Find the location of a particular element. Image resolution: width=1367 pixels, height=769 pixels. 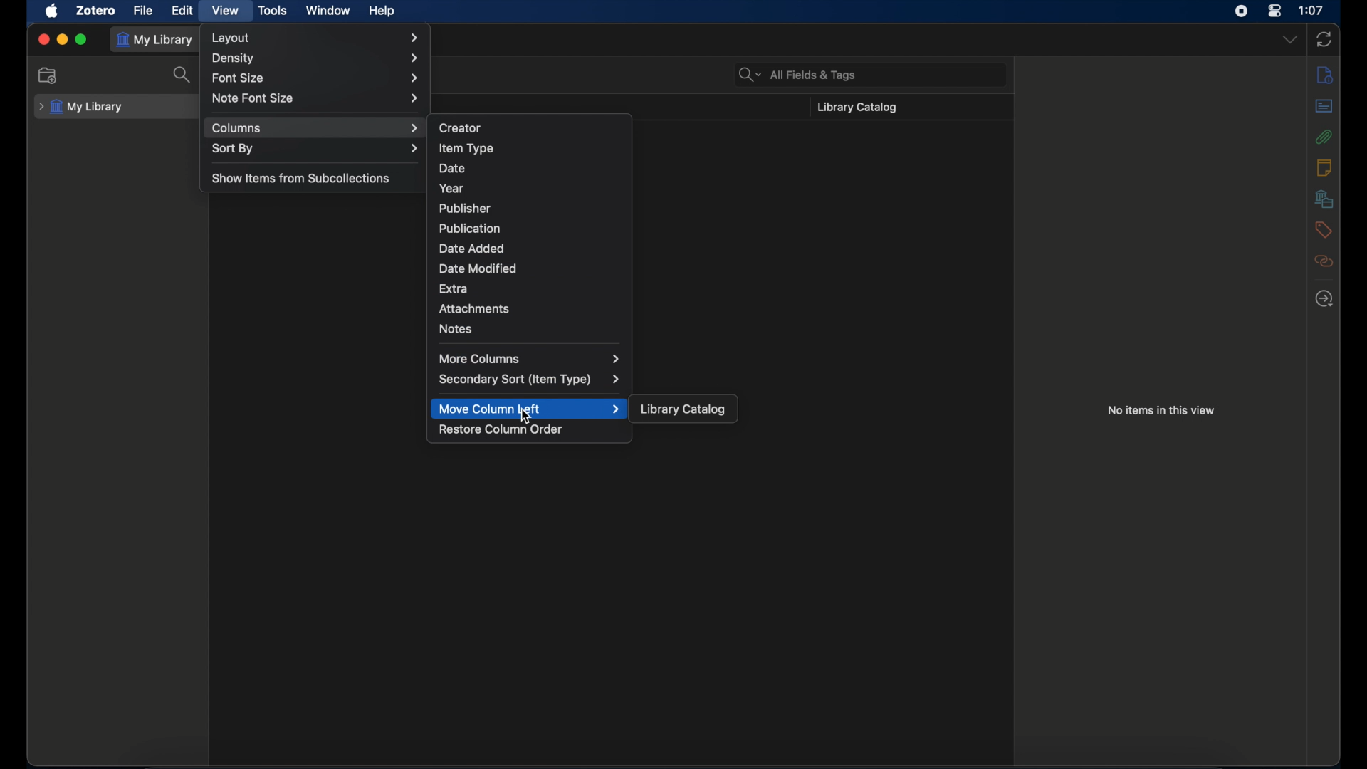

sort by is located at coordinates (315, 148).